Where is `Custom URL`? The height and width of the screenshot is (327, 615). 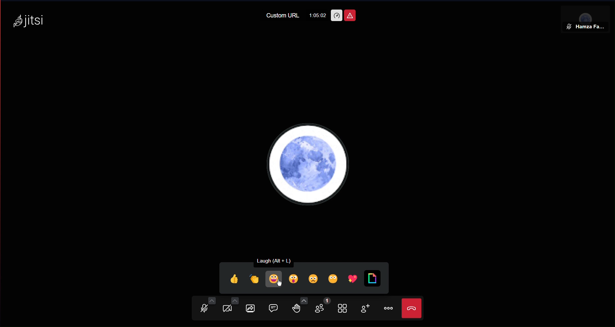 Custom URL is located at coordinates (283, 15).